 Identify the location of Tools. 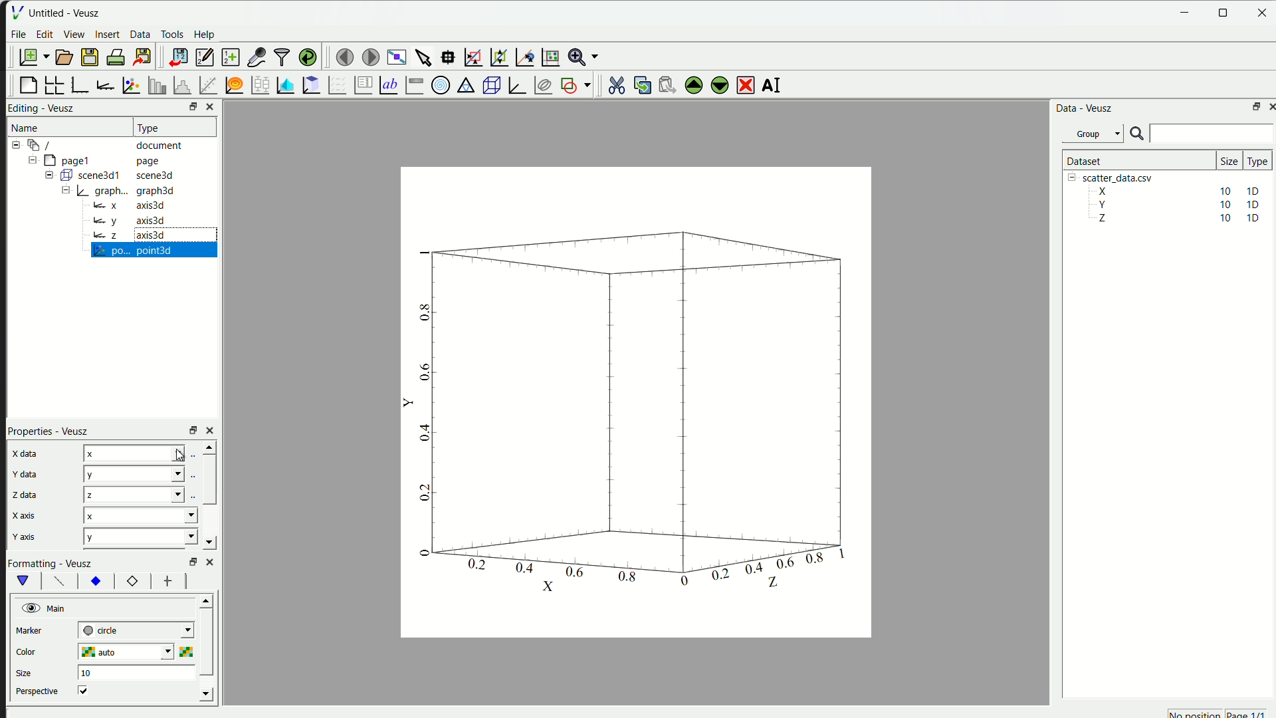
(171, 33).